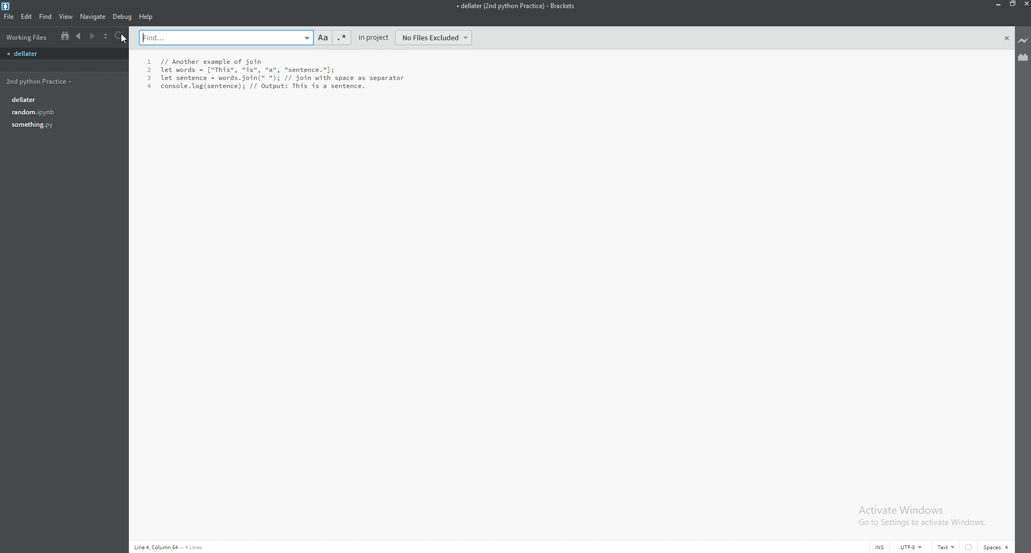 Image resolution: width=1031 pixels, height=553 pixels. I want to click on dellater, so click(65, 100).